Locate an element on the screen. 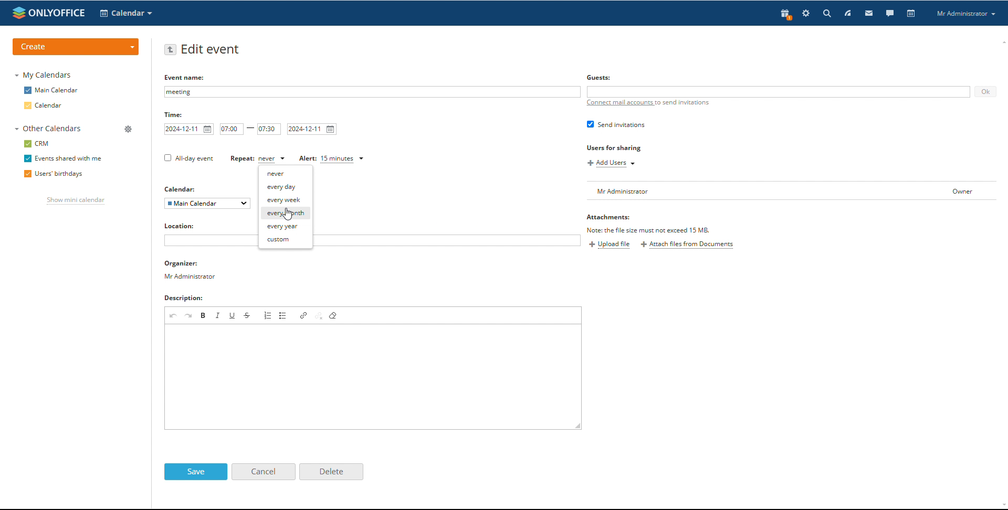 The height and width of the screenshot is (510, 1008). add event name is located at coordinates (372, 92).